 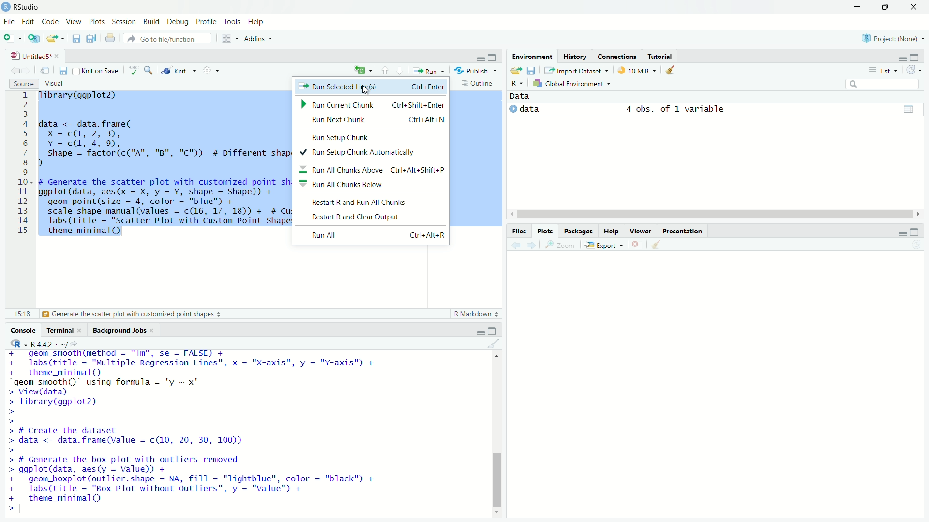 What do you see at coordinates (370, 151) in the screenshot?
I see `Run Setup Chunk Automatically` at bounding box center [370, 151].